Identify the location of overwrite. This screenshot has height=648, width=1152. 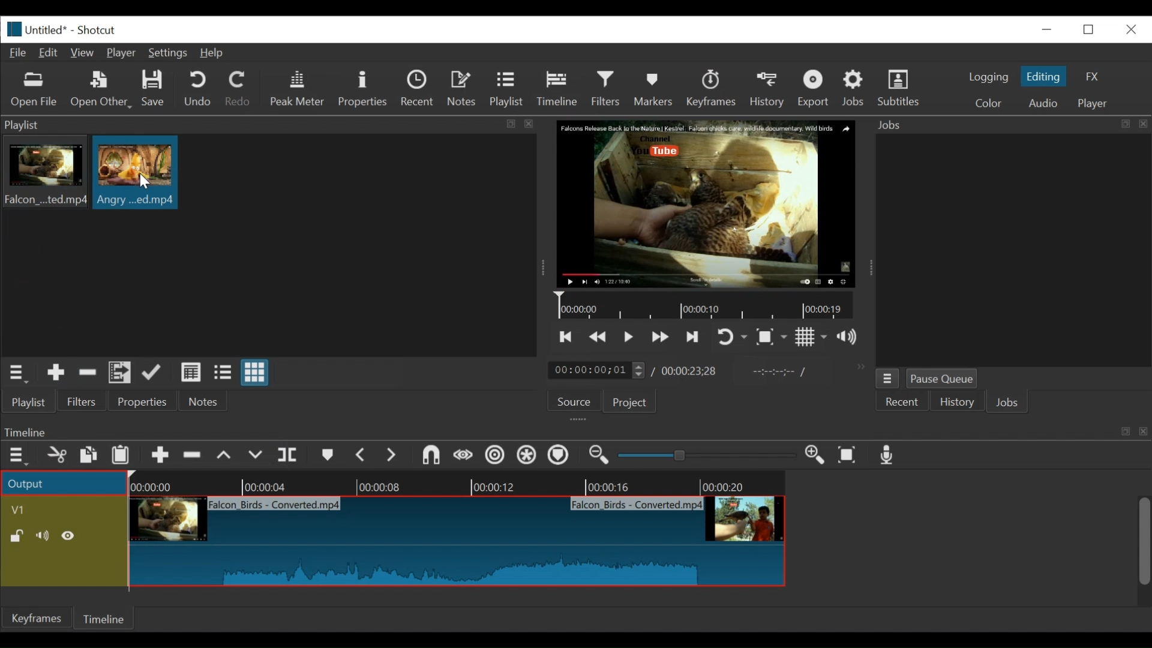
(257, 455).